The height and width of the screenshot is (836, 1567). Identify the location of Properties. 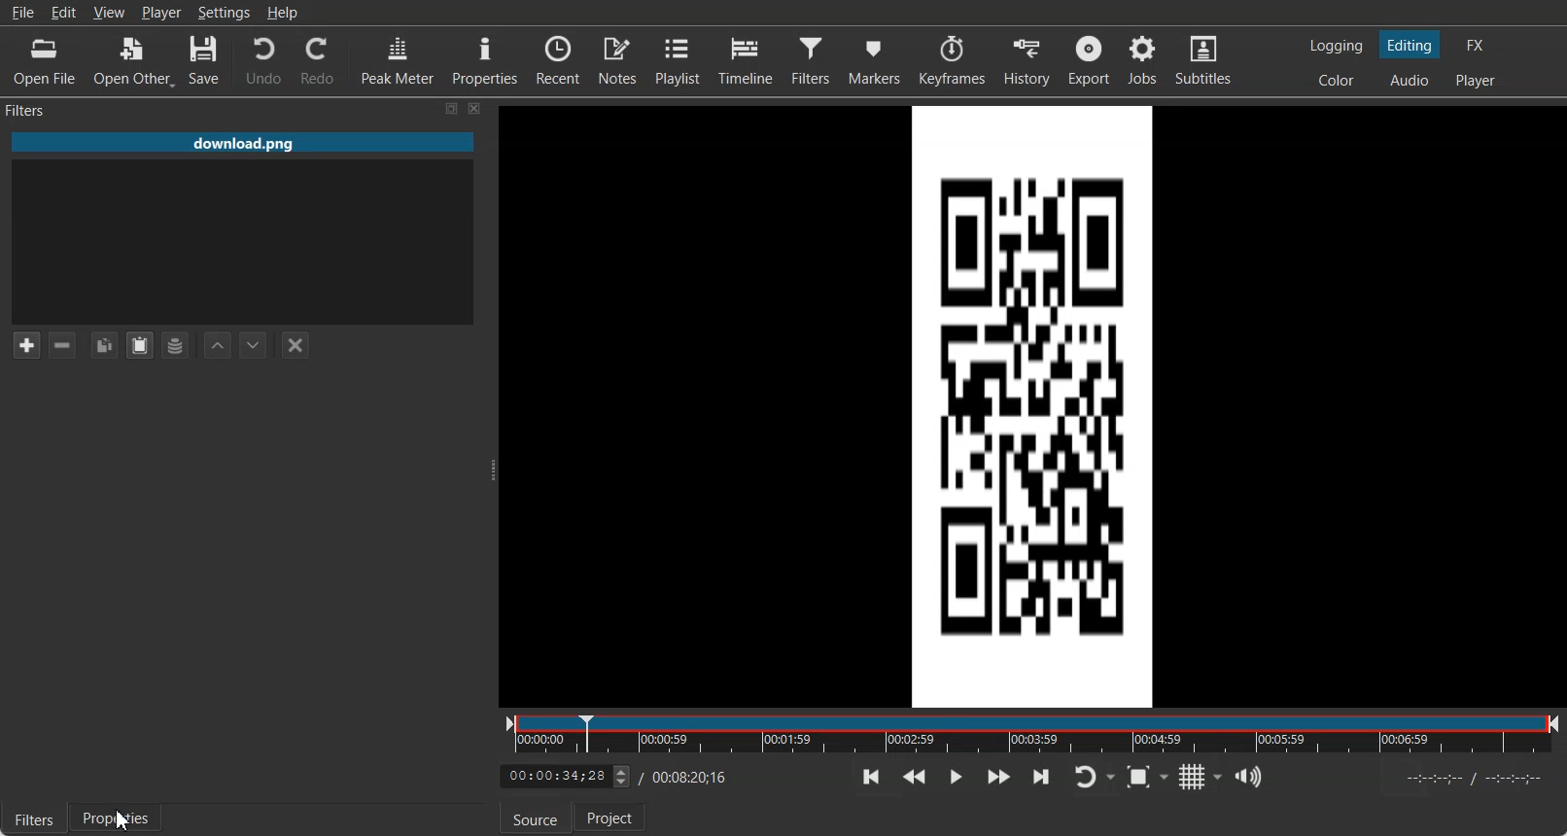
(483, 60).